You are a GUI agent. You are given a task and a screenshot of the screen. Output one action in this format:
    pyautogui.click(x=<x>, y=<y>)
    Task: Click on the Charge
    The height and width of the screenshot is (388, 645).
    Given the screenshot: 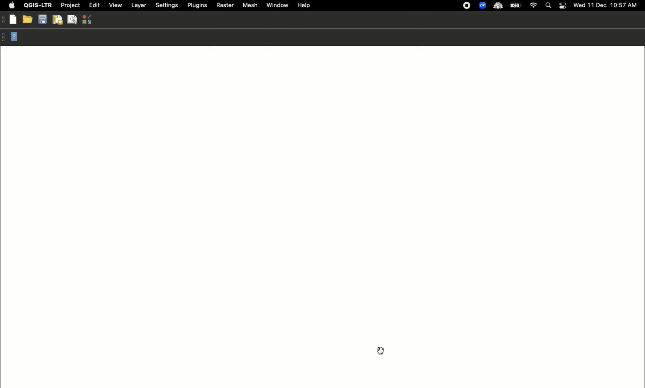 What is the action you would take?
    pyautogui.click(x=518, y=5)
    